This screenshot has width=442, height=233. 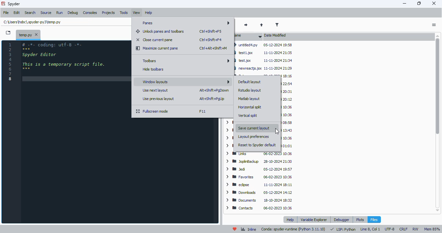 What do you see at coordinates (186, 61) in the screenshot?
I see `toolbars` at bounding box center [186, 61].